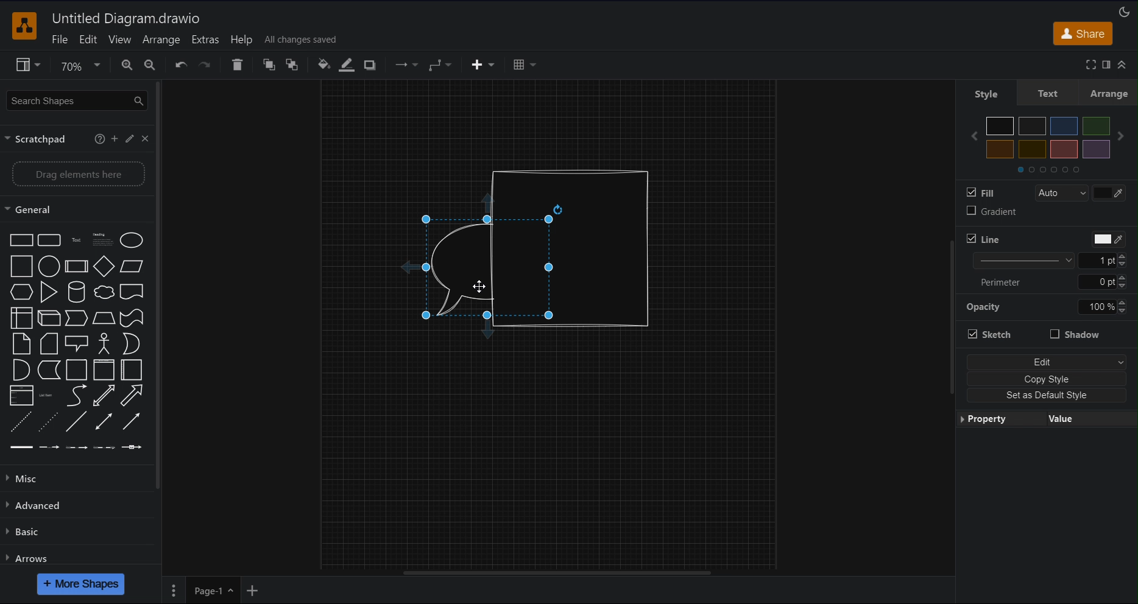 The width and height of the screenshot is (1138, 604). Describe the element at coordinates (987, 92) in the screenshot. I see `Style` at that location.